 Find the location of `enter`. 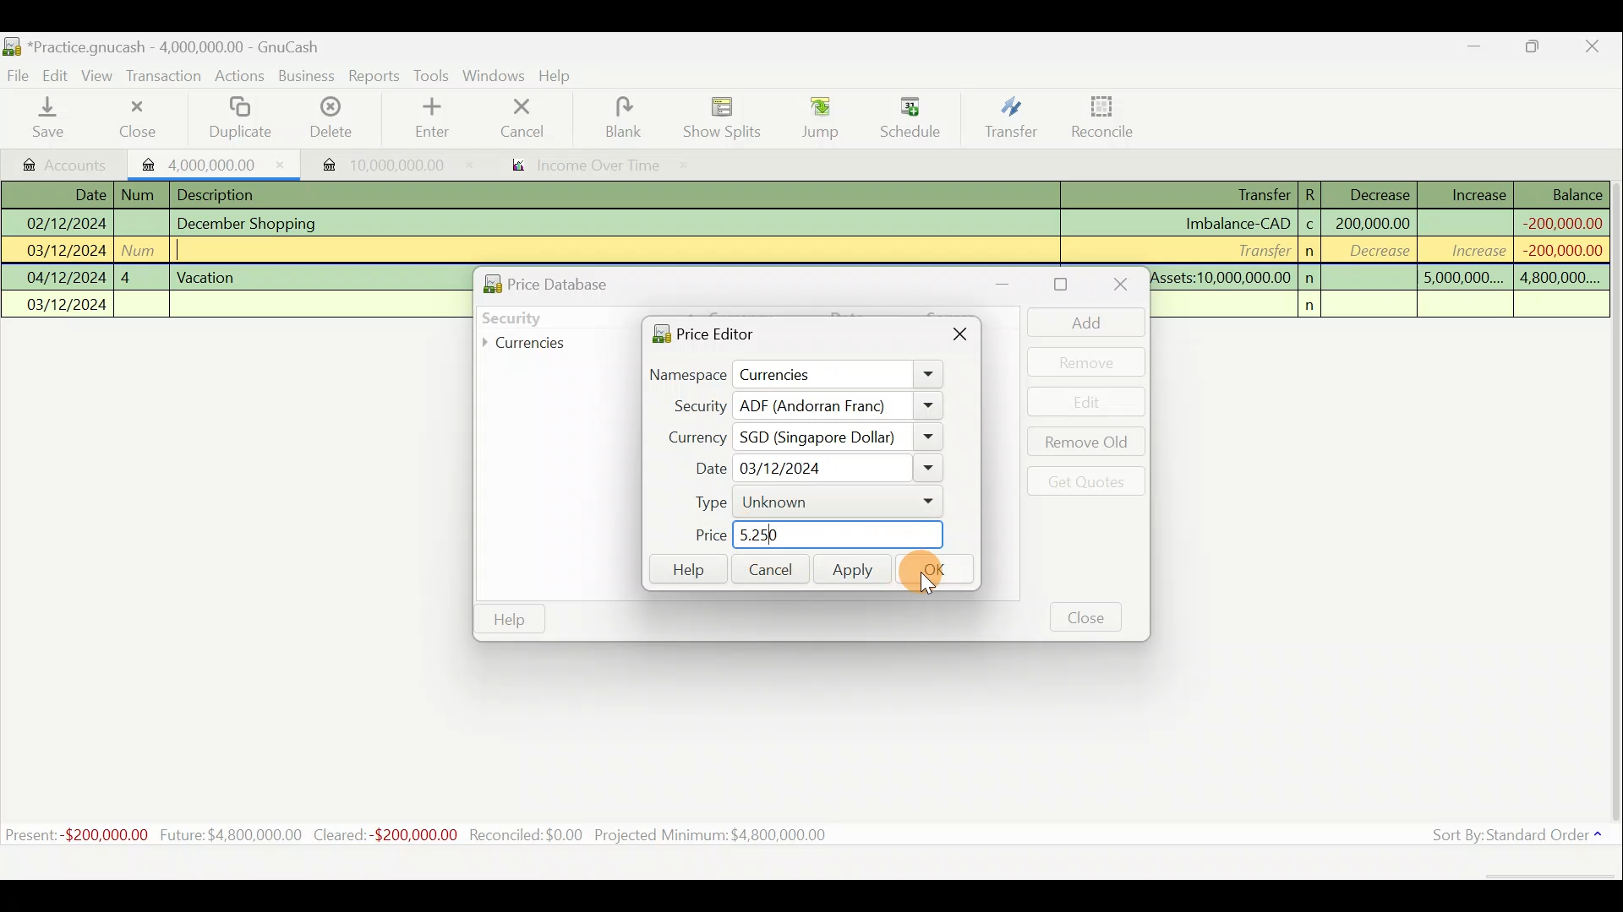

enter is located at coordinates (438, 119).